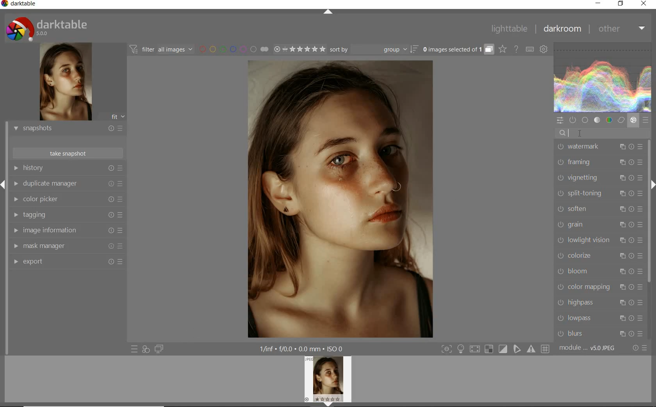 The height and width of the screenshot is (407, 656). What do you see at coordinates (145, 349) in the screenshot?
I see `quick access for applying any of your styles` at bounding box center [145, 349].